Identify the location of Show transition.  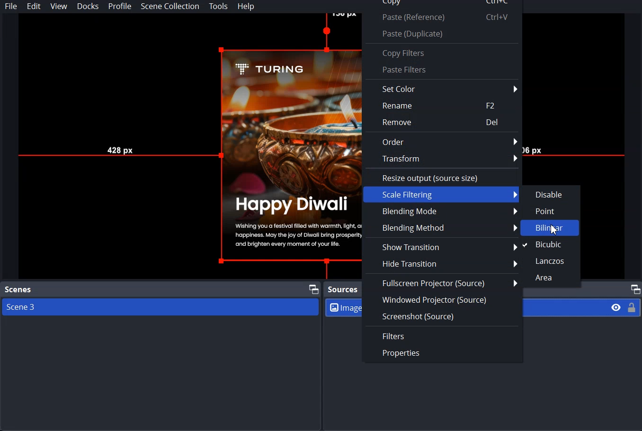
(440, 246).